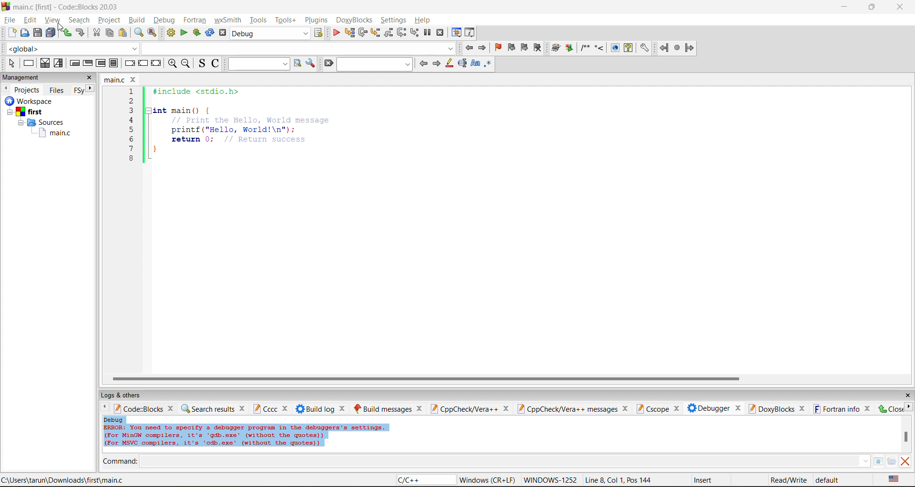  What do you see at coordinates (63, 26) in the screenshot?
I see `Cursor` at bounding box center [63, 26].